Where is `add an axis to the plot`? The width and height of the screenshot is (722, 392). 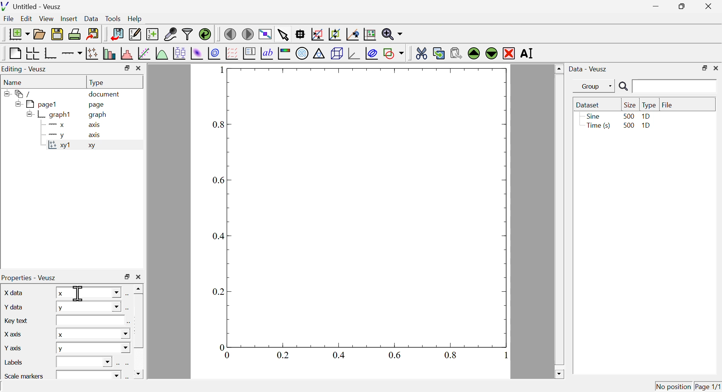
add an axis to the plot is located at coordinates (72, 53).